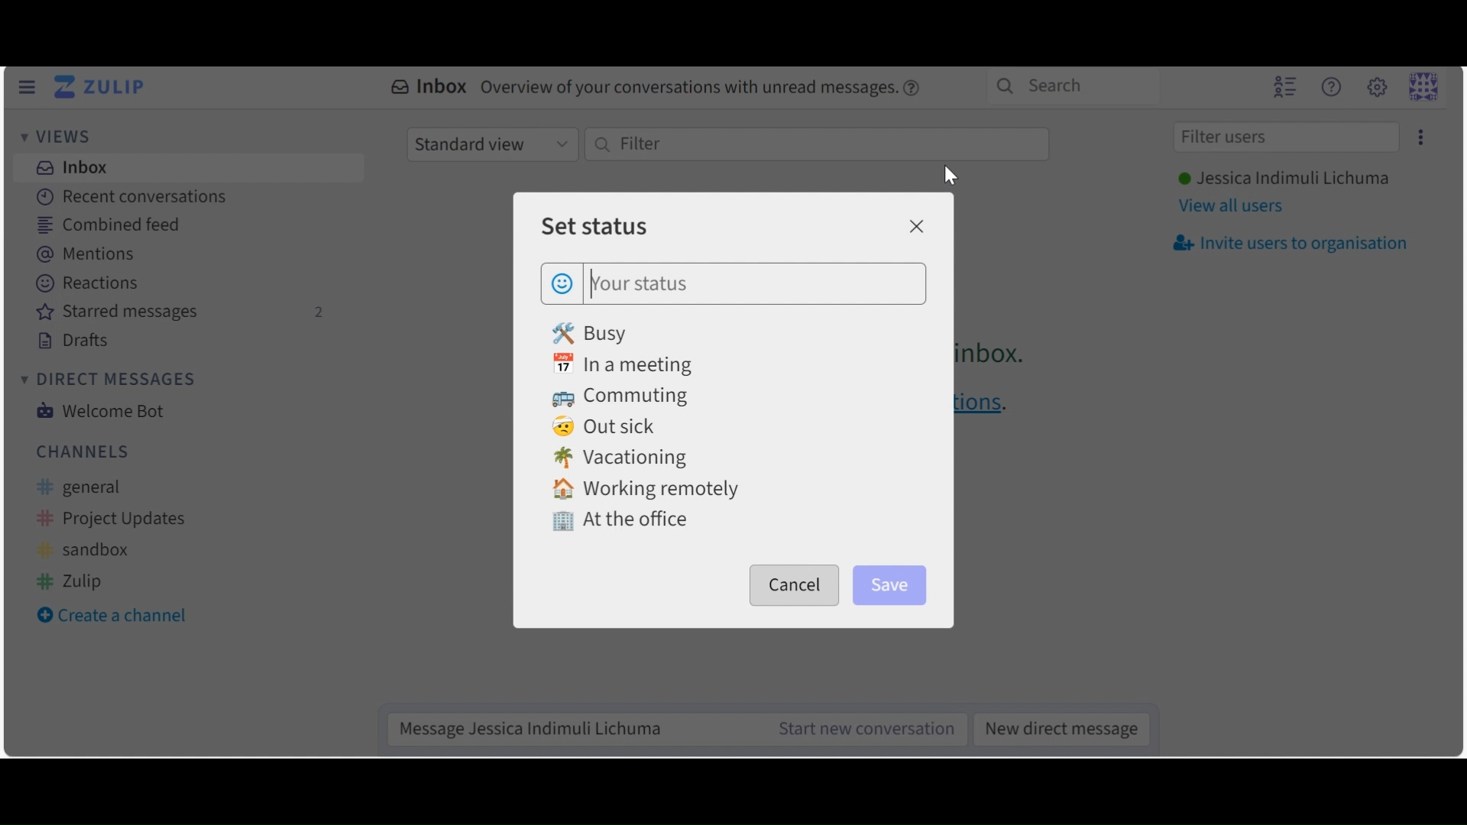 This screenshot has height=825, width=1467. What do you see at coordinates (106, 380) in the screenshot?
I see `Direct Messages` at bounding box center [106, 380].